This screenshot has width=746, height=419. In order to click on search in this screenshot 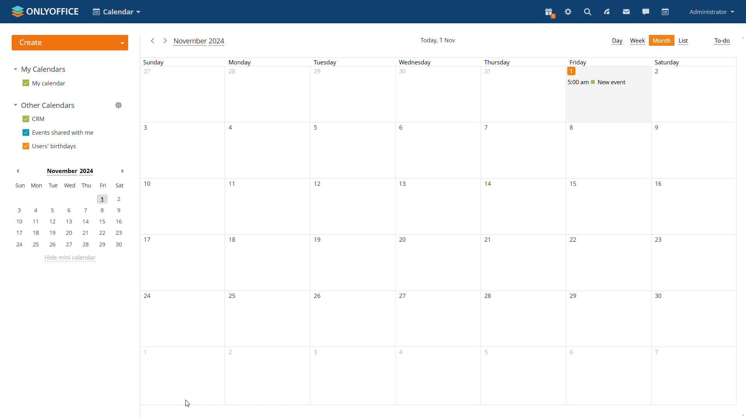, I will do `click(587, 12)`.